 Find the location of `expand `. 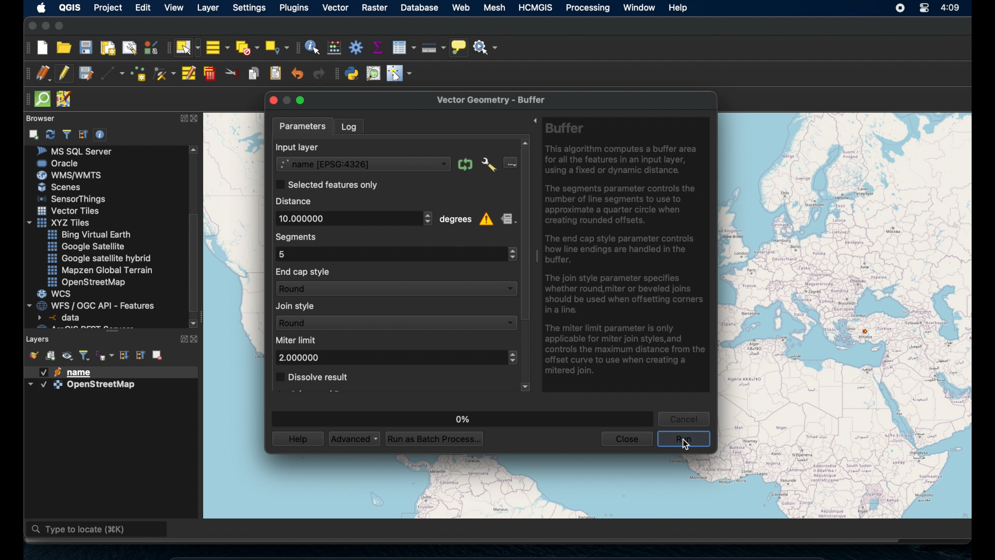

expand  is located at coordinates (534, 120).